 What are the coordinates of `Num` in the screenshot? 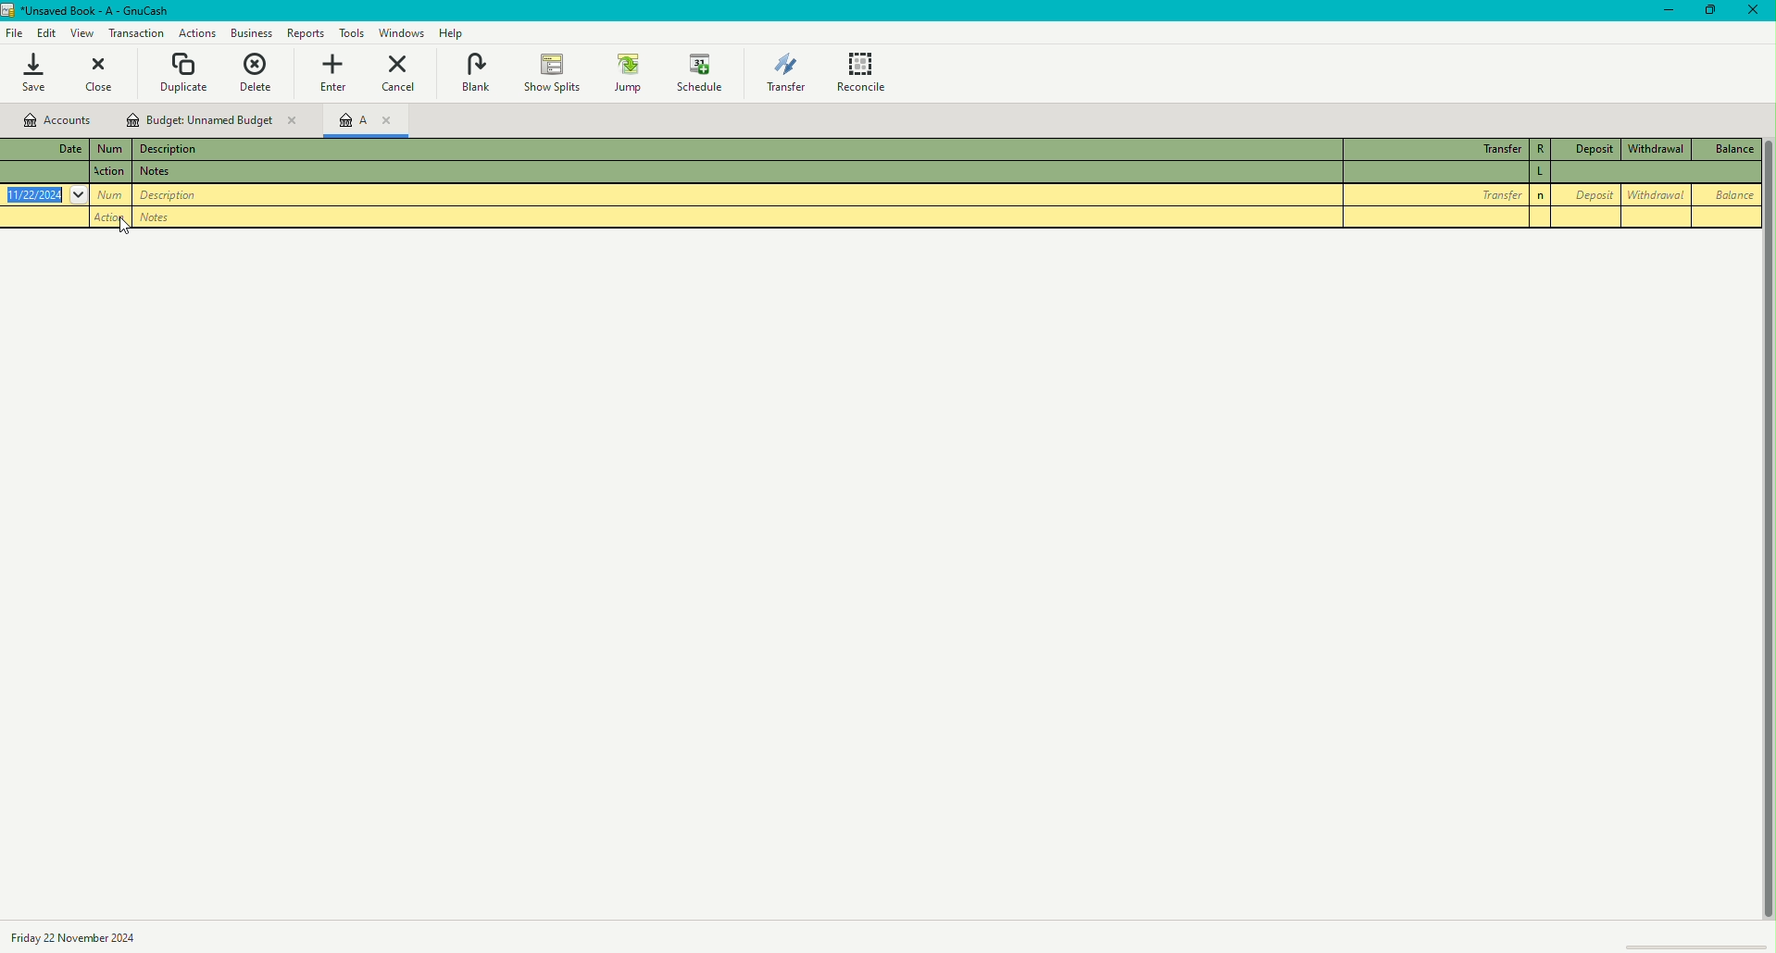 It's located at (112, 195).